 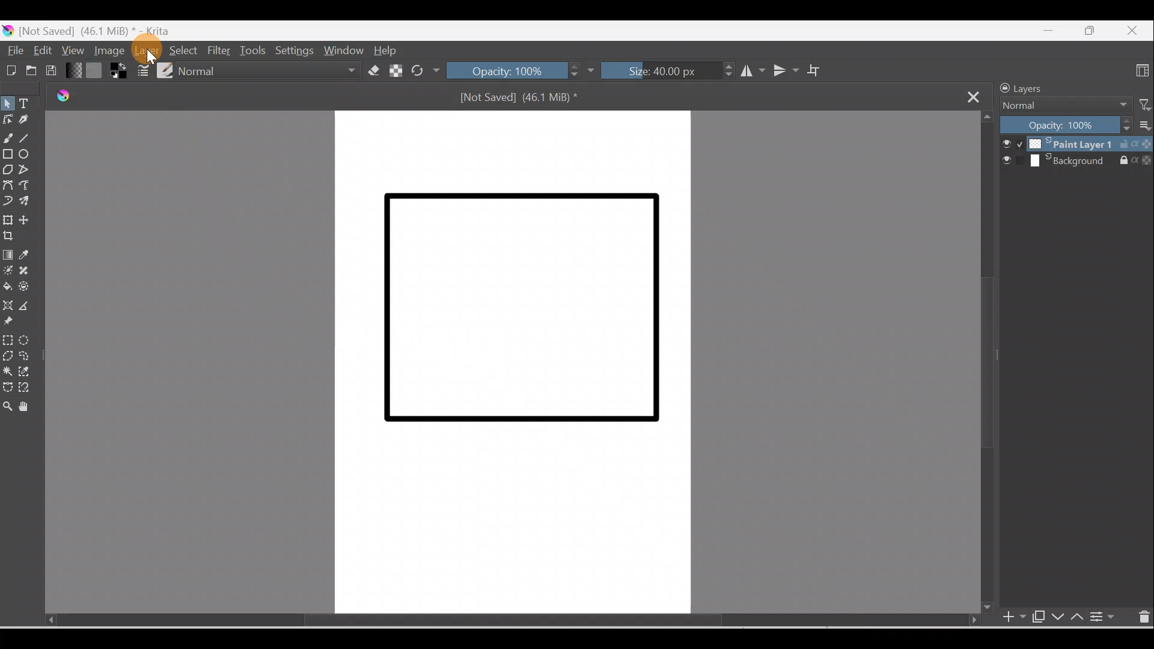 I want to click on Paint Layer 1, so click(x=1076, y=144).